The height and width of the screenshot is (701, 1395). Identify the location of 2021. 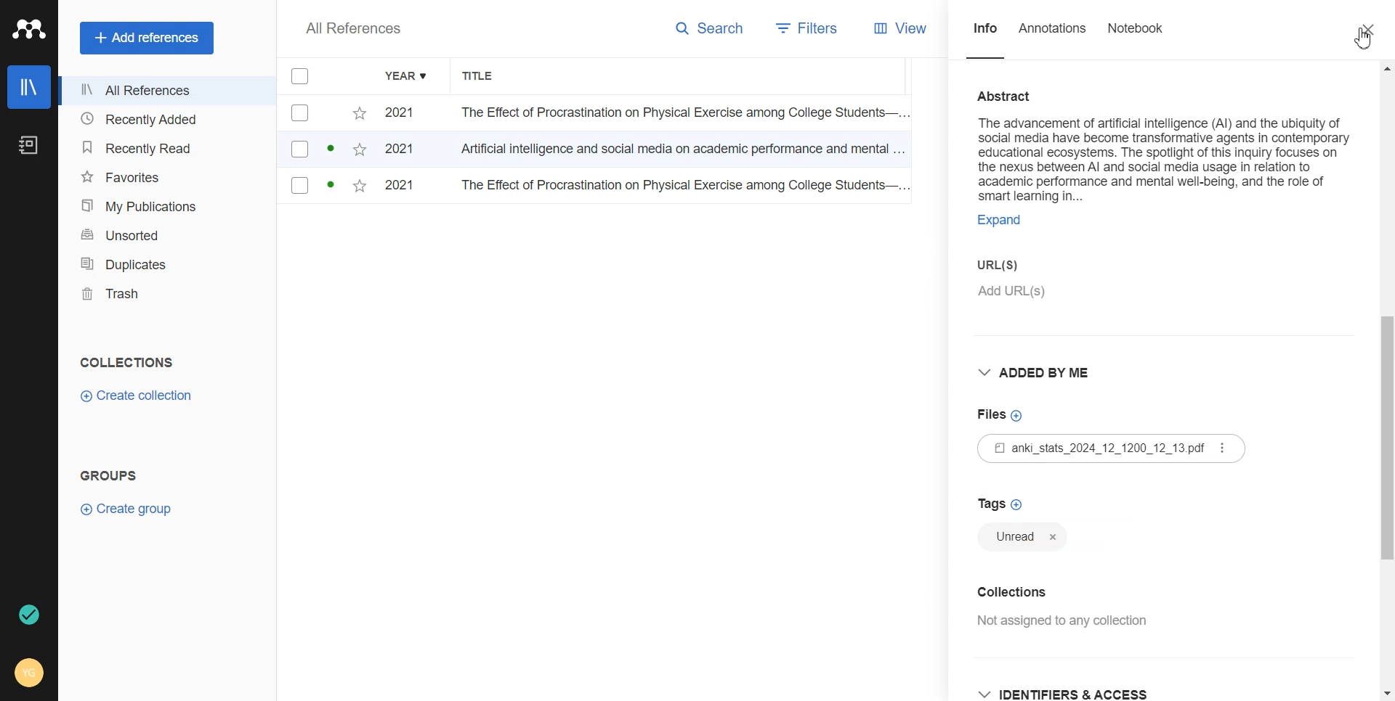
(405, 113).